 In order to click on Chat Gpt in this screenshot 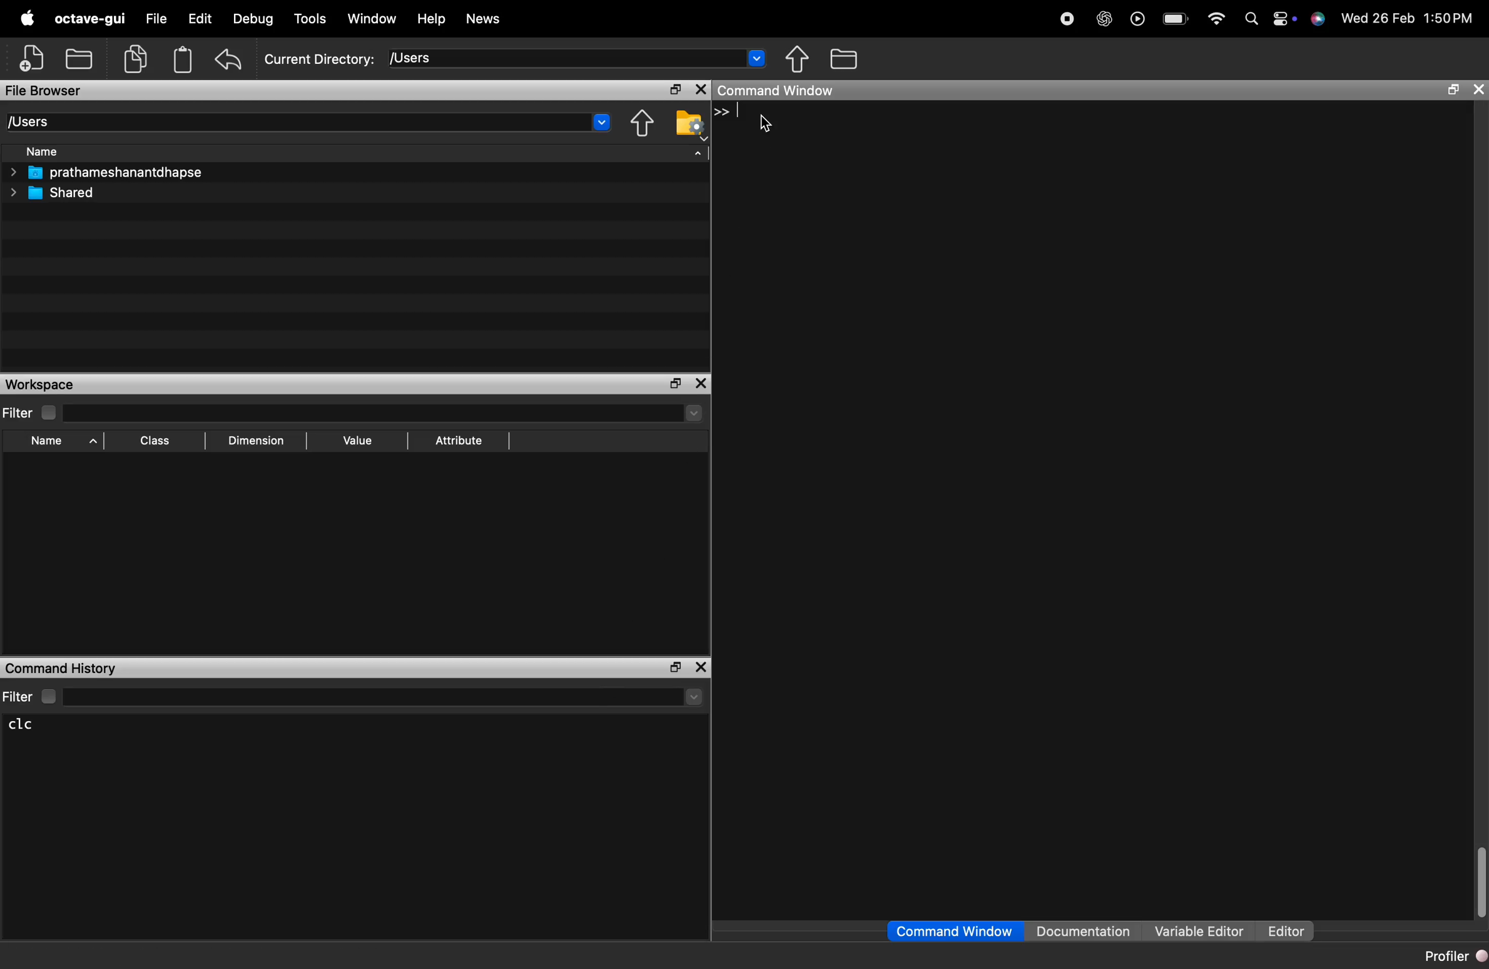, I will do `click(1101, 20)`.